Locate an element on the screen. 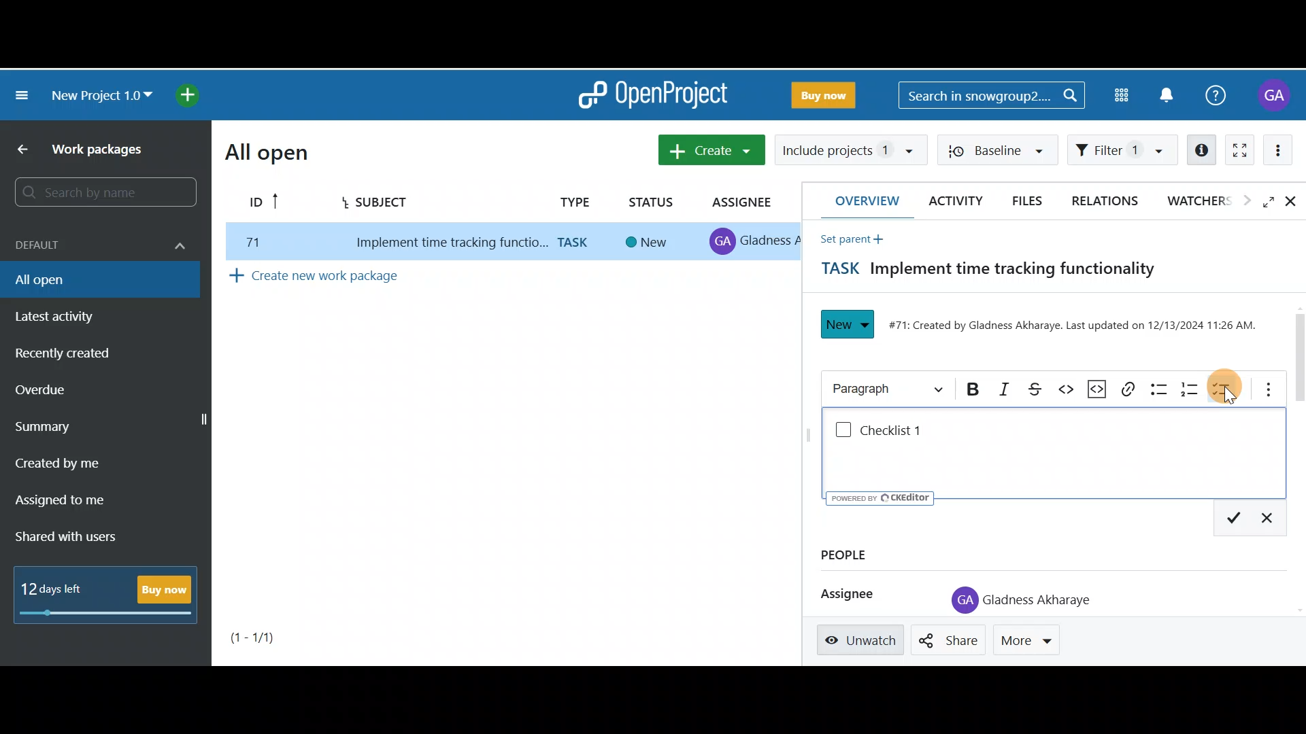  task is located at coordinates (577, 243).